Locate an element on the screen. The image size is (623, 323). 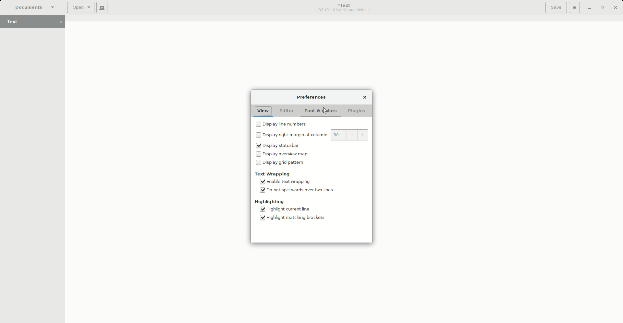
Restore is located at coordinates (602, 7).